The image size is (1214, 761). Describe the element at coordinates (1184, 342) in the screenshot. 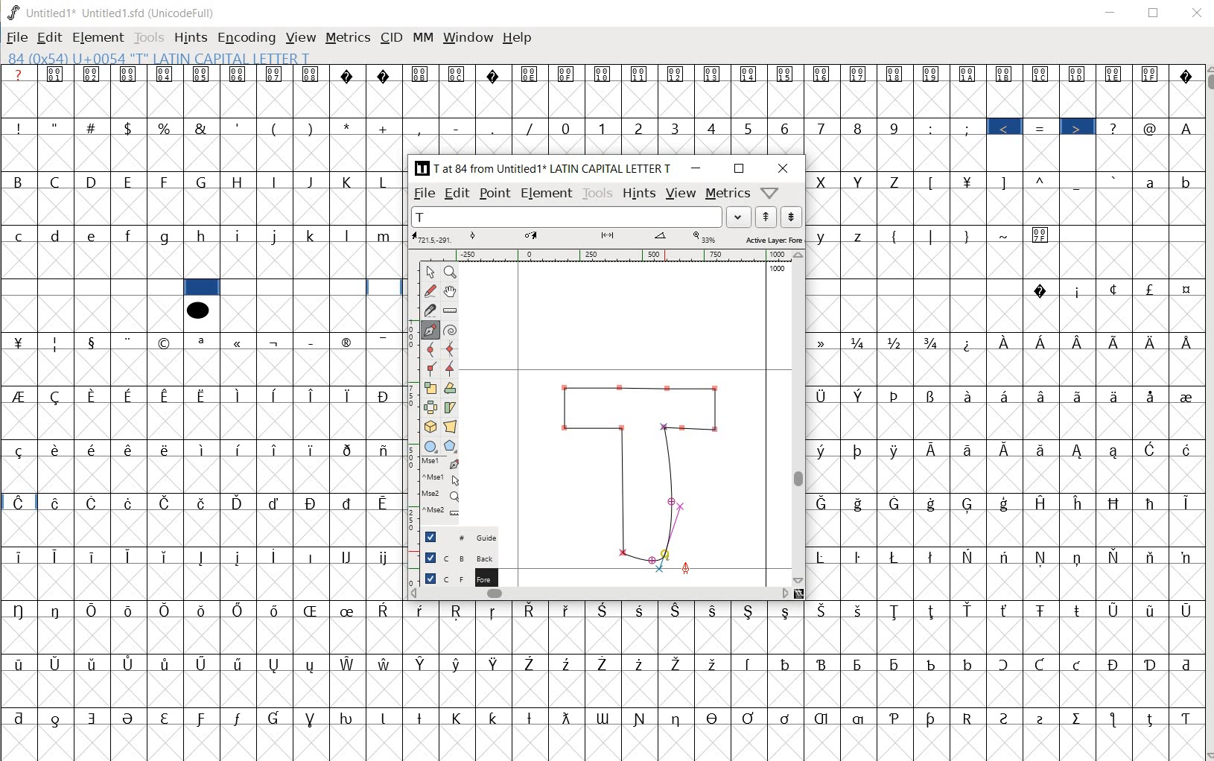

I see `Symbol` at that location.